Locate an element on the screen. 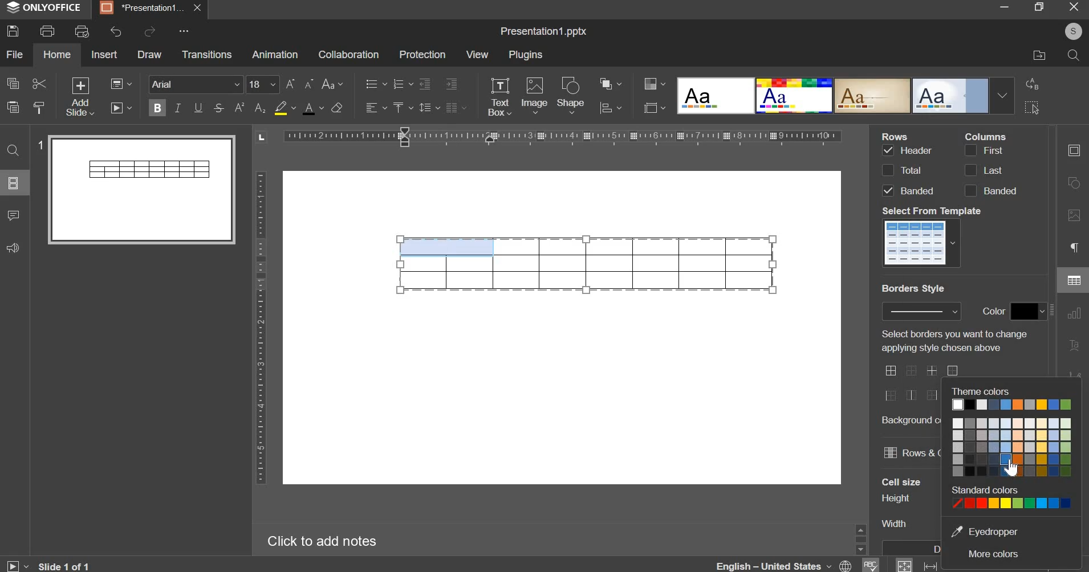 This screenshot has height=572, width=1089. protection is located at coordinates (422, 55).